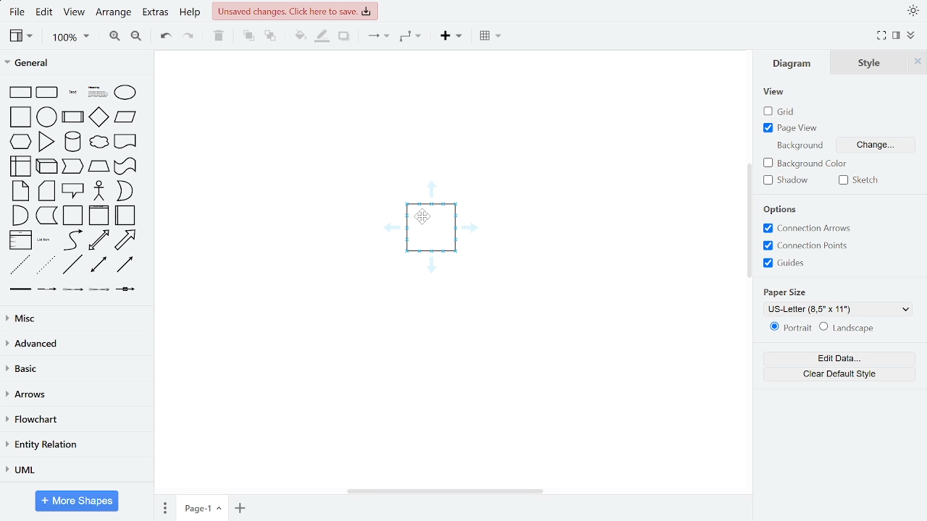 The image size is (927, 521). I want to click on background color, so click(806, 164).